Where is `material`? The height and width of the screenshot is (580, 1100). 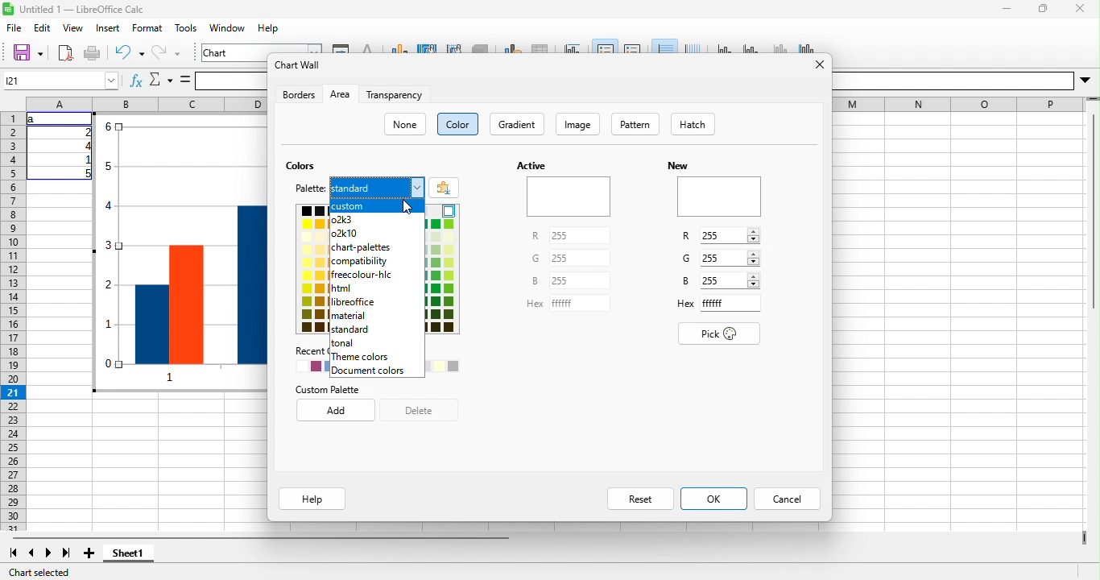
material is located at coordinates (377, 315).